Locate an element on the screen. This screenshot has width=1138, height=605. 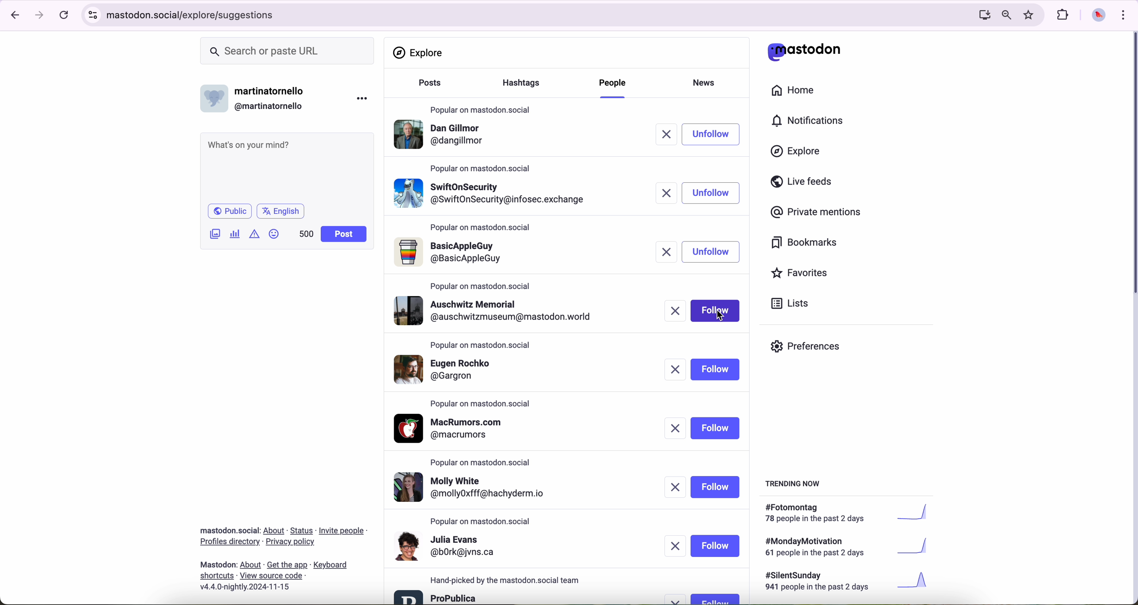
follow button is located at coordinates (715, 428).